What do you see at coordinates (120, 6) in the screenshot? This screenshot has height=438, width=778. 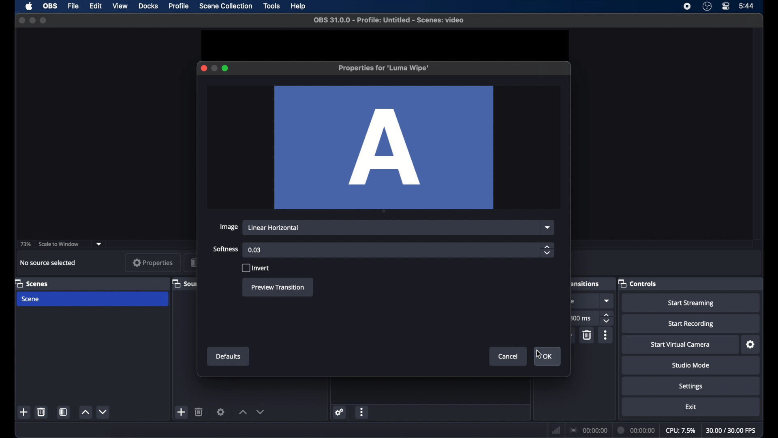 I see `view` at bounding box center [120, 6].